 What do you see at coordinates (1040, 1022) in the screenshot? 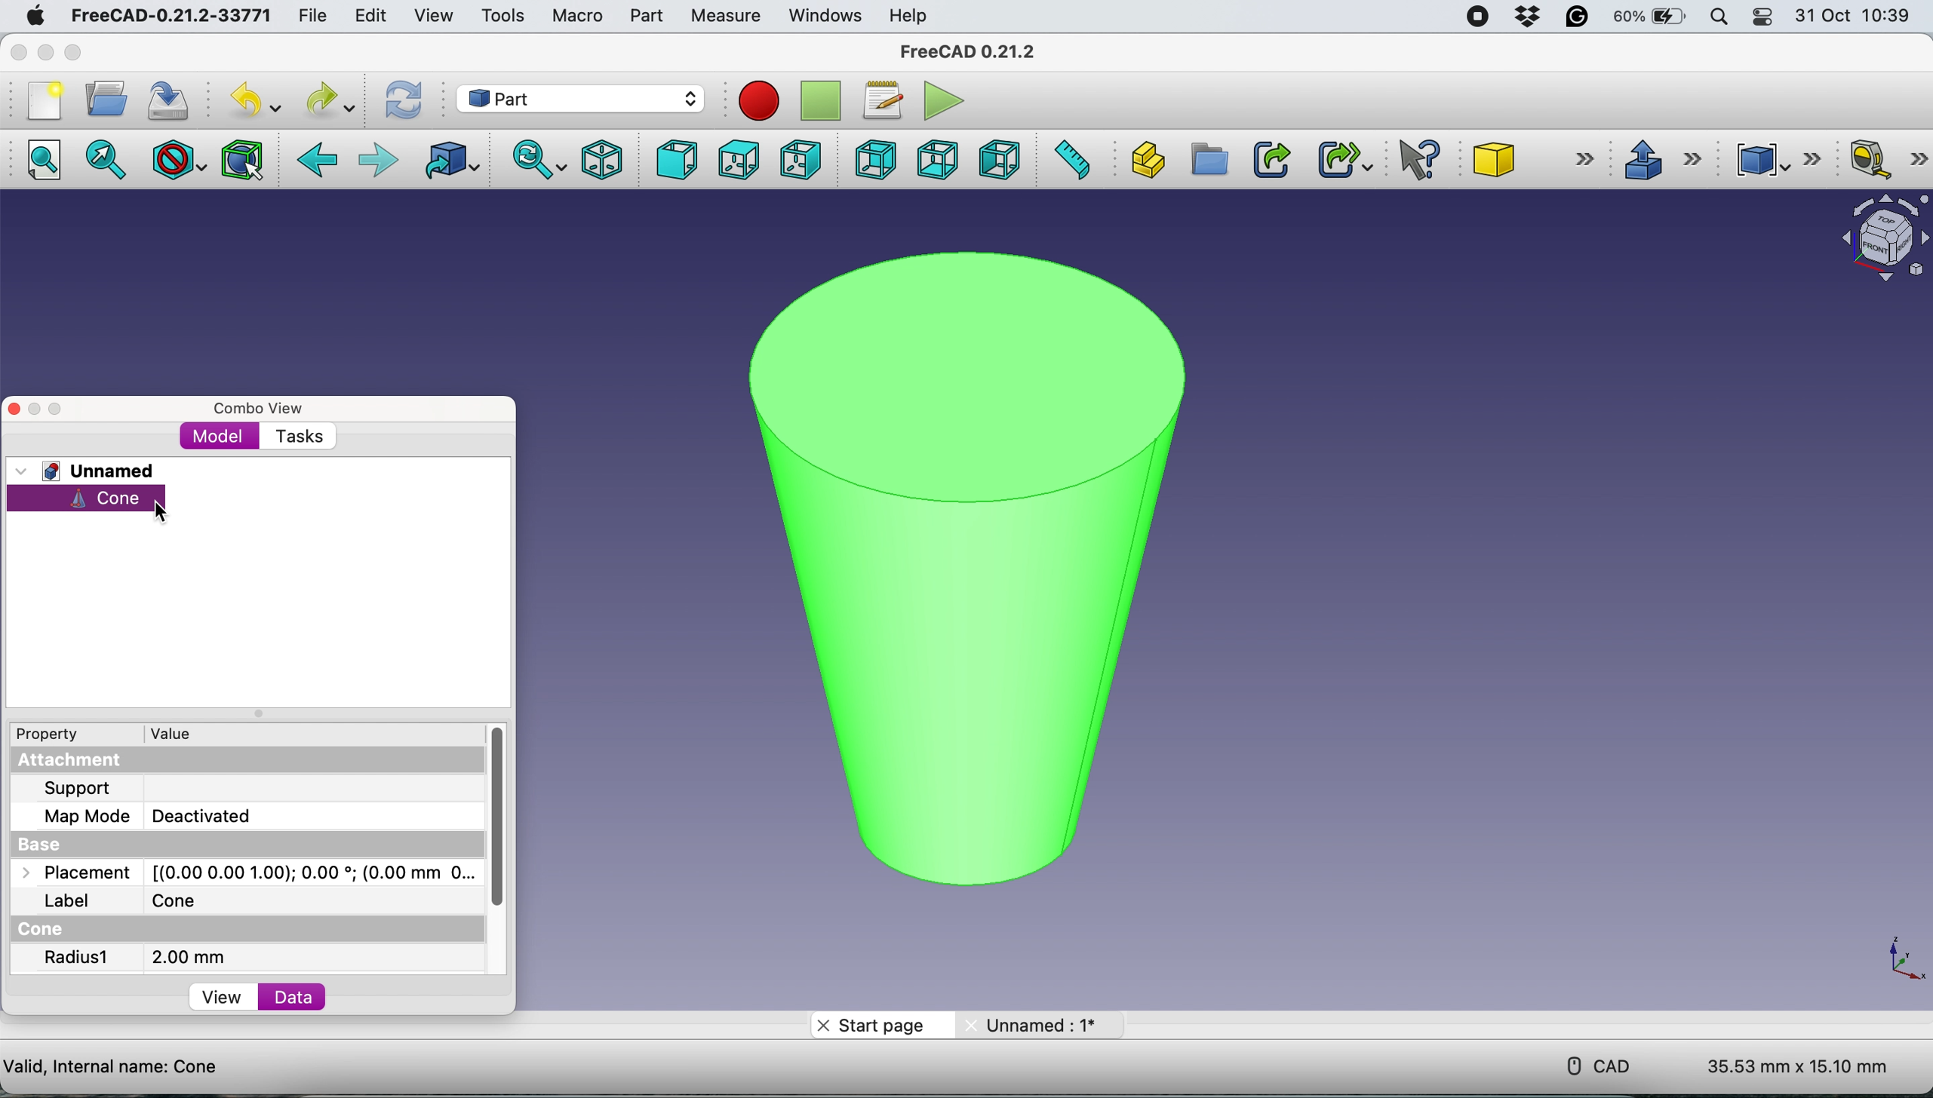
I see `unnamed : 1*` at bounding box center [1040, 1022].